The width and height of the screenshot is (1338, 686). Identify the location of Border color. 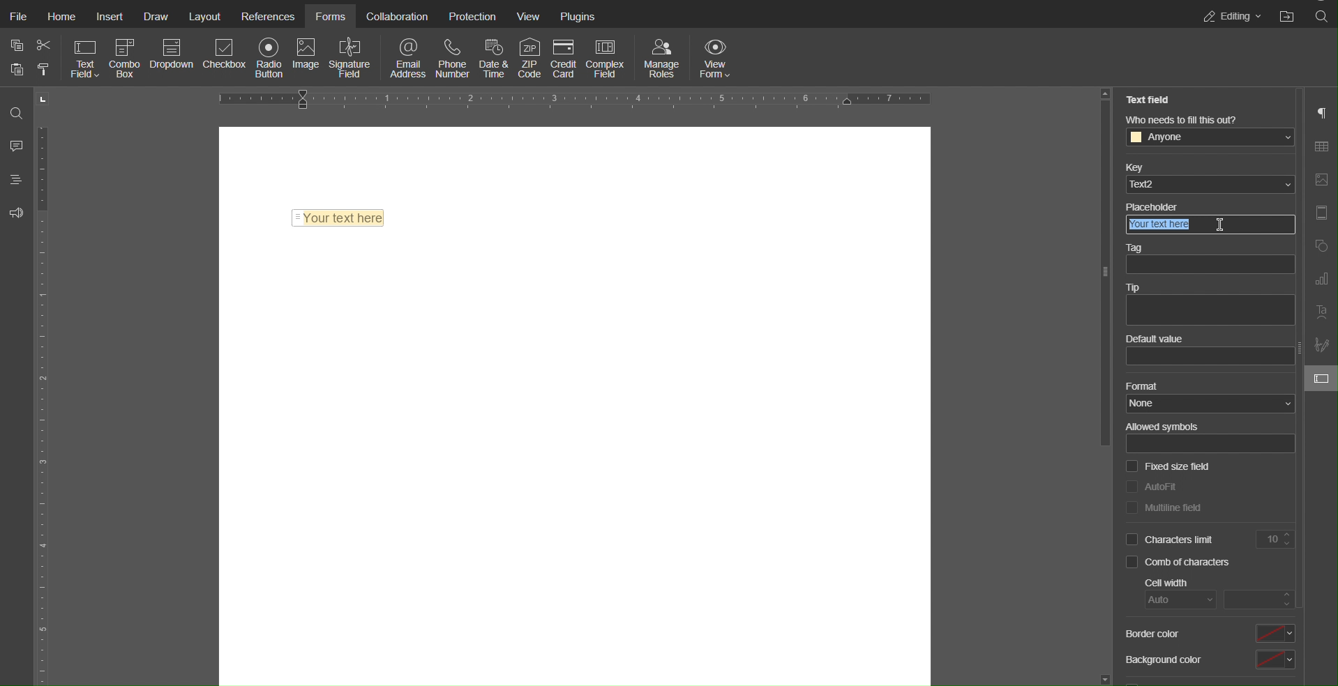
(1210, 634).